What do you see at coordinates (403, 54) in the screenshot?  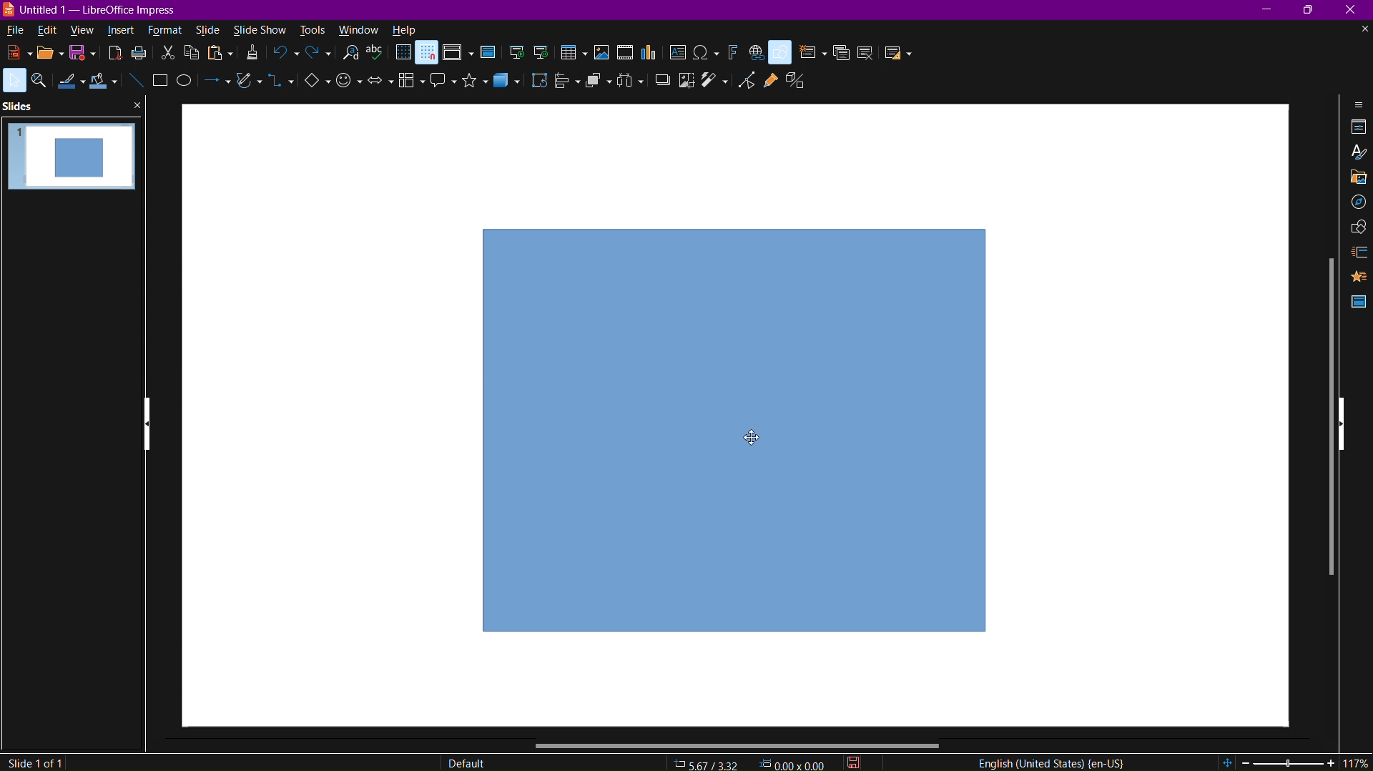 I see `Display Grid` at bounding box center [403, 54].